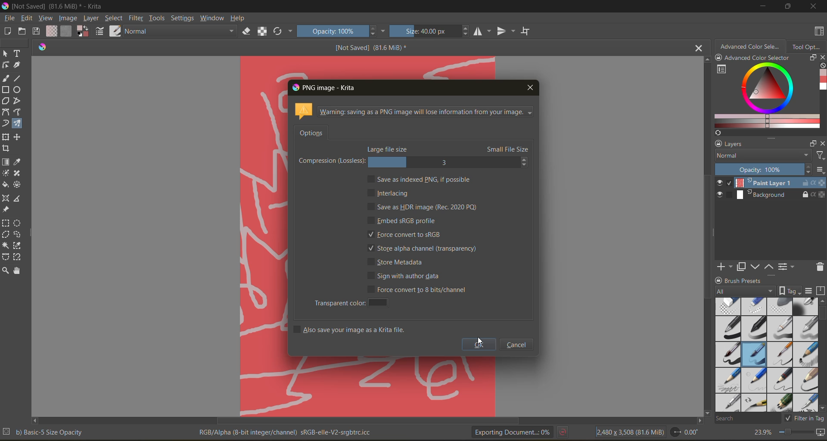  Describe the element at coordinates (761, 156) in the screenshot. I see `normal` at that location.